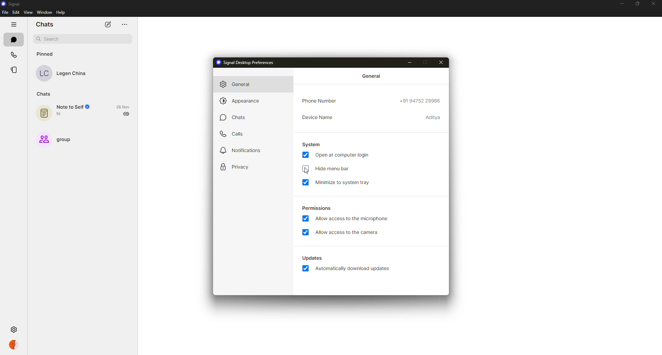  Describe the element at coordinates (235, 134) in the screenshot. I see `calls` at that location.